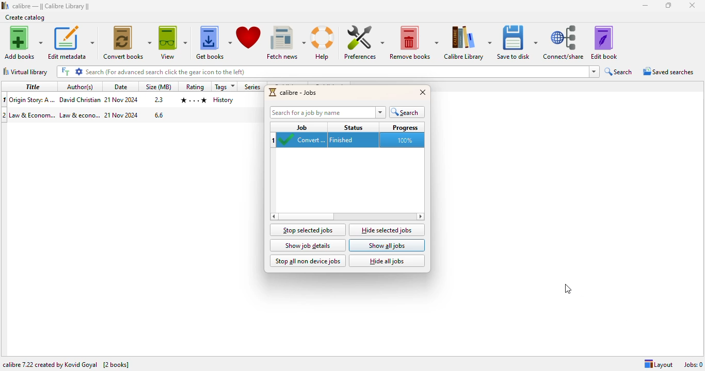 The width and height of the screenshot is (705, 371). Describe the element at coordinates (195, 86) in the screenshot. I see `rating` at that location.